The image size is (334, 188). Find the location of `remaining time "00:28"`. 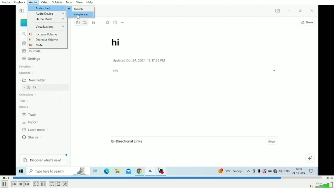

remaining time "00:28" is located at coordinates (328, 178).